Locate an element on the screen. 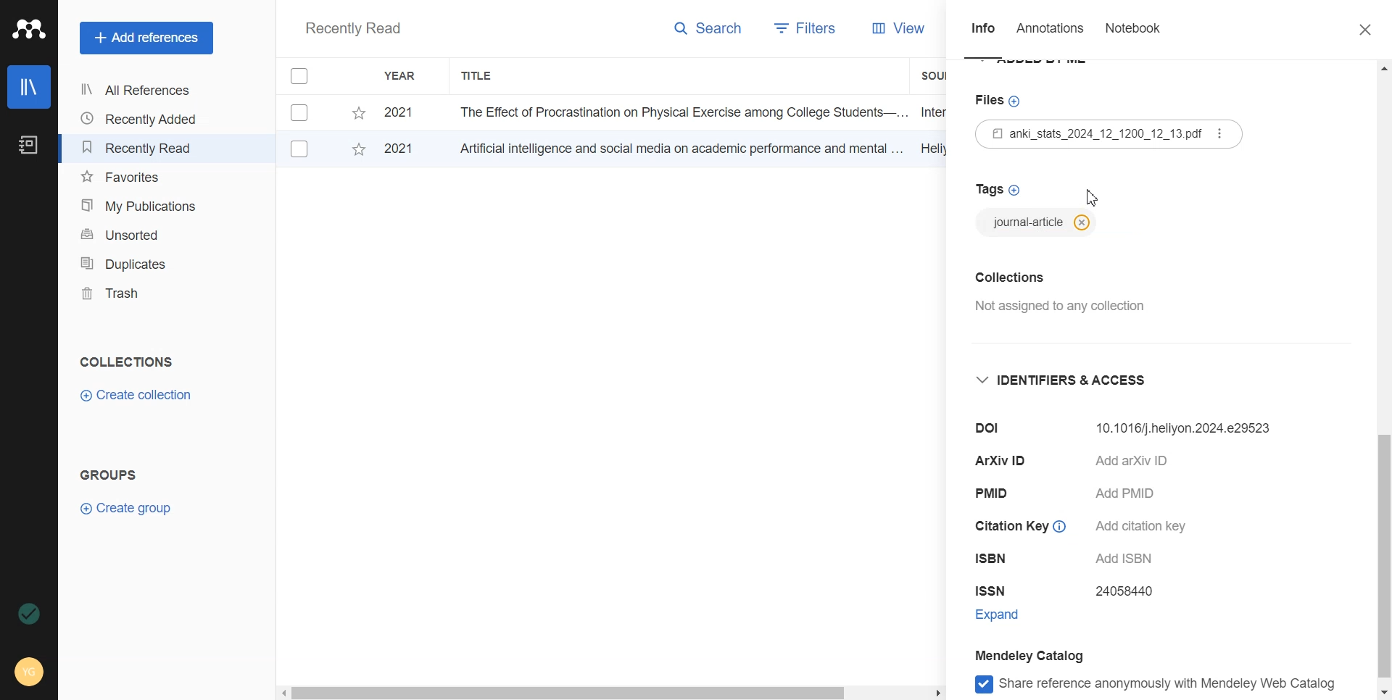 Image resolution: width=1392 pixels, height=700 pixels. journal-article is located at coordinates (1040, 227).